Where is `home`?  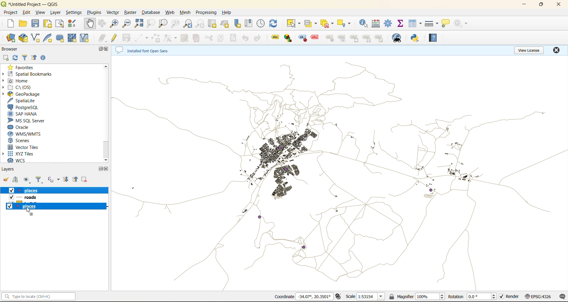
home is located at coordinates (23, 81).